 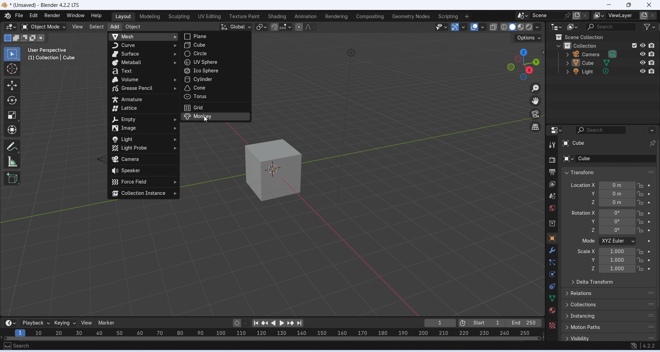 I want to click on jump to endpoint, so click(x=299, y=323).